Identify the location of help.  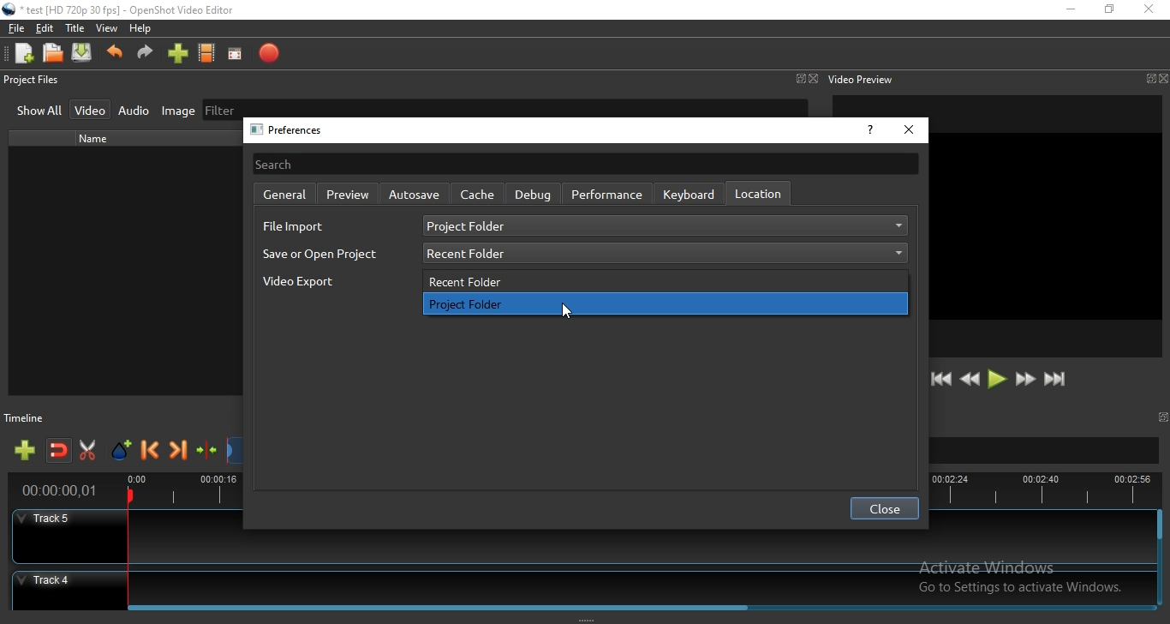
(869, 132).